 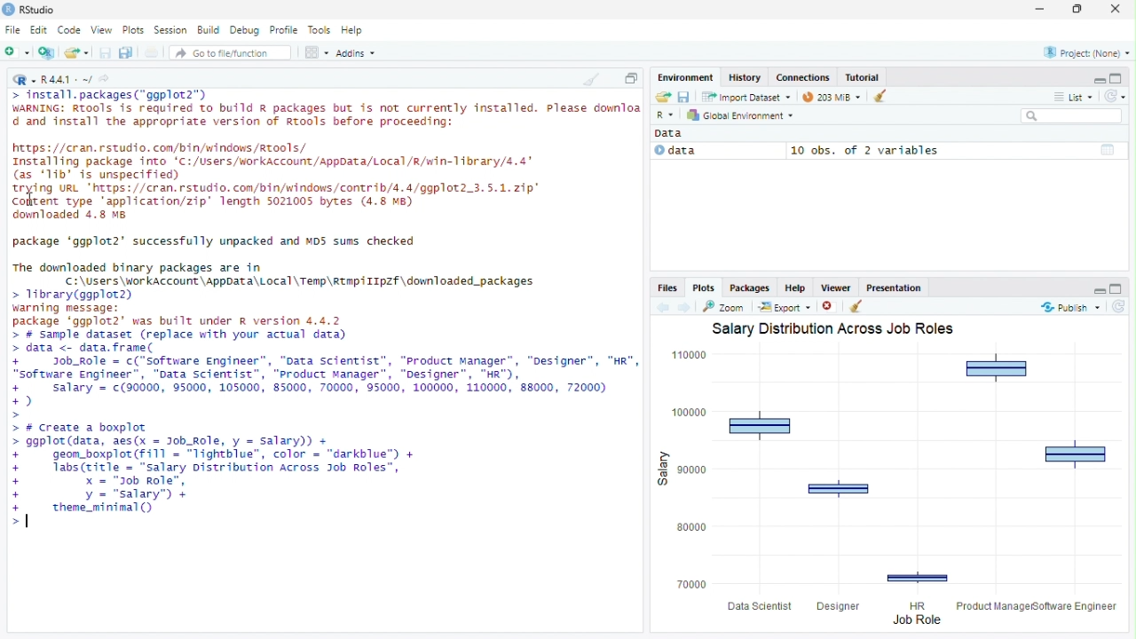 I want to click on workspace panes, so click(x=317, y=52).